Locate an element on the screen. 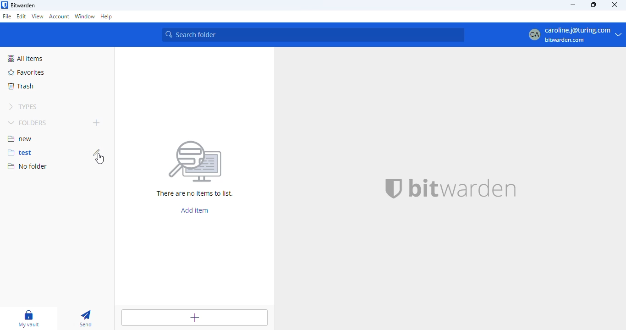 This screenshot has width=626, height=330. Searching for file vector  is located at coordinates (195, 162).